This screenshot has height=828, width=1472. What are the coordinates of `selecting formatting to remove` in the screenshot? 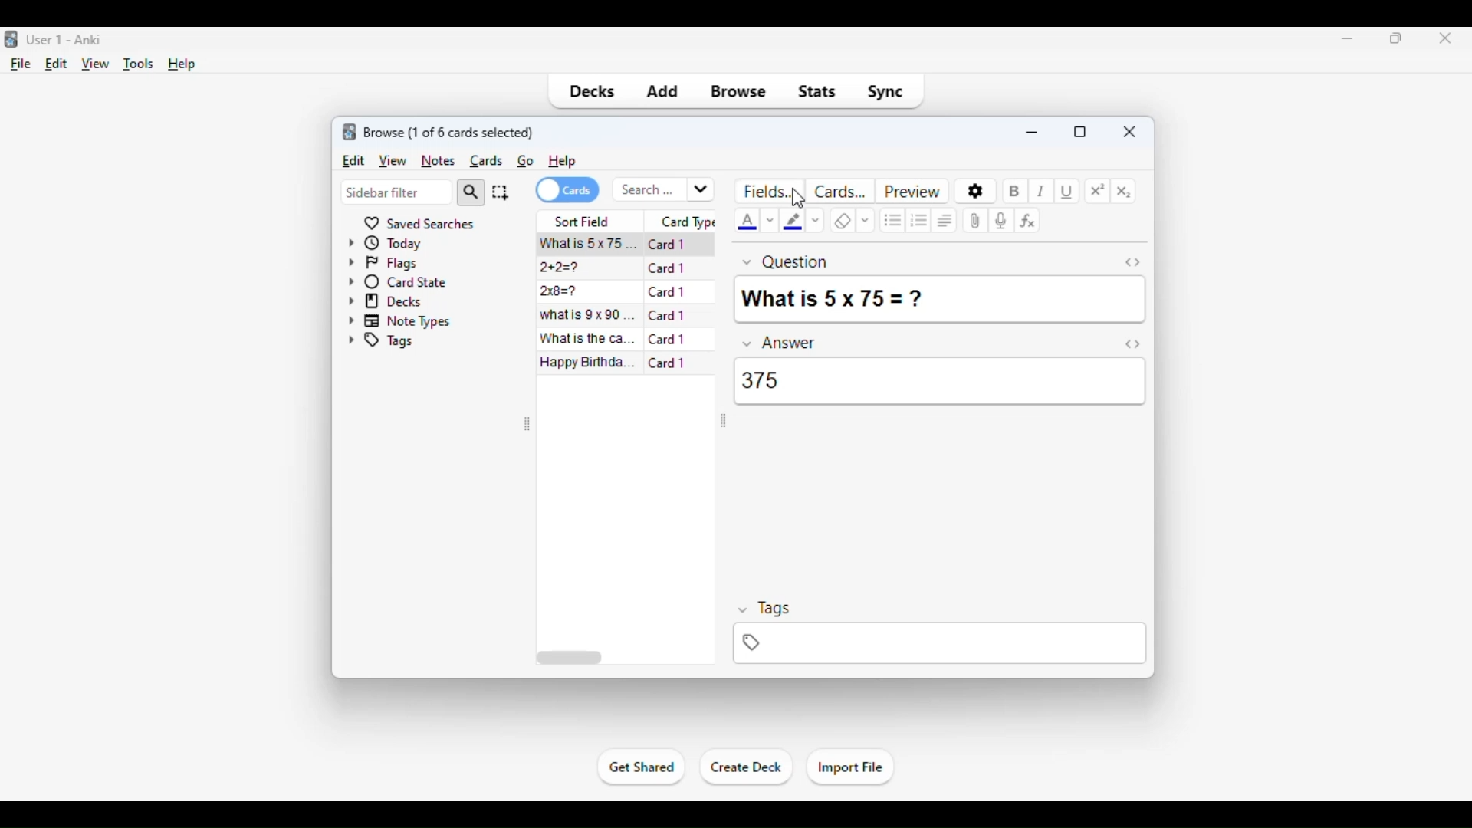 It's located at (866, 221).